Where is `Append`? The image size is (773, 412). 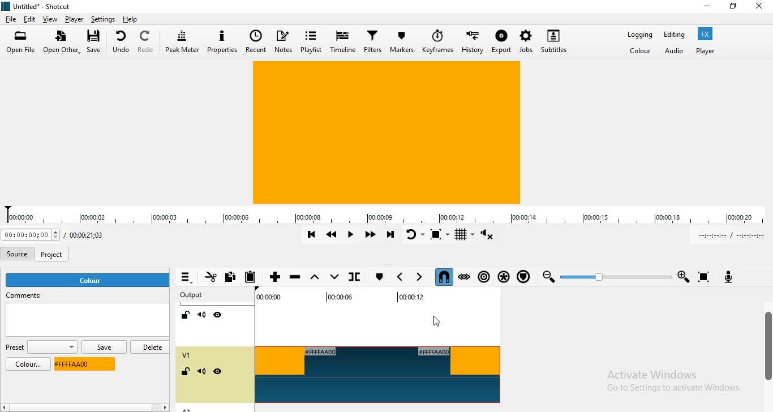 Append is located at coordinates (276, 278).